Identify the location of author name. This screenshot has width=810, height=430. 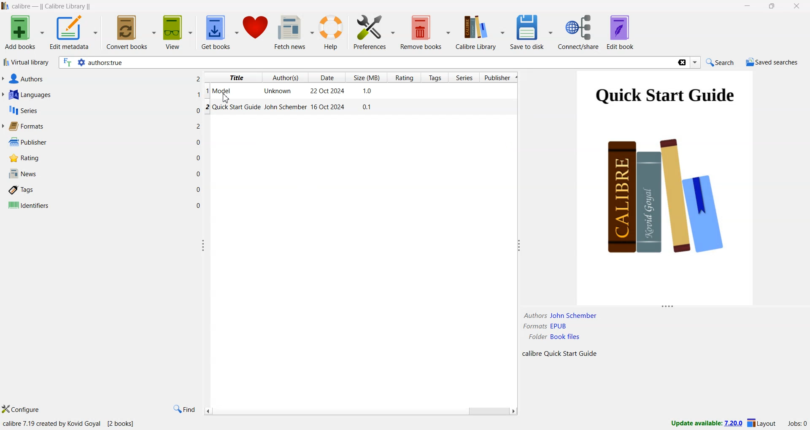
(561, 316).